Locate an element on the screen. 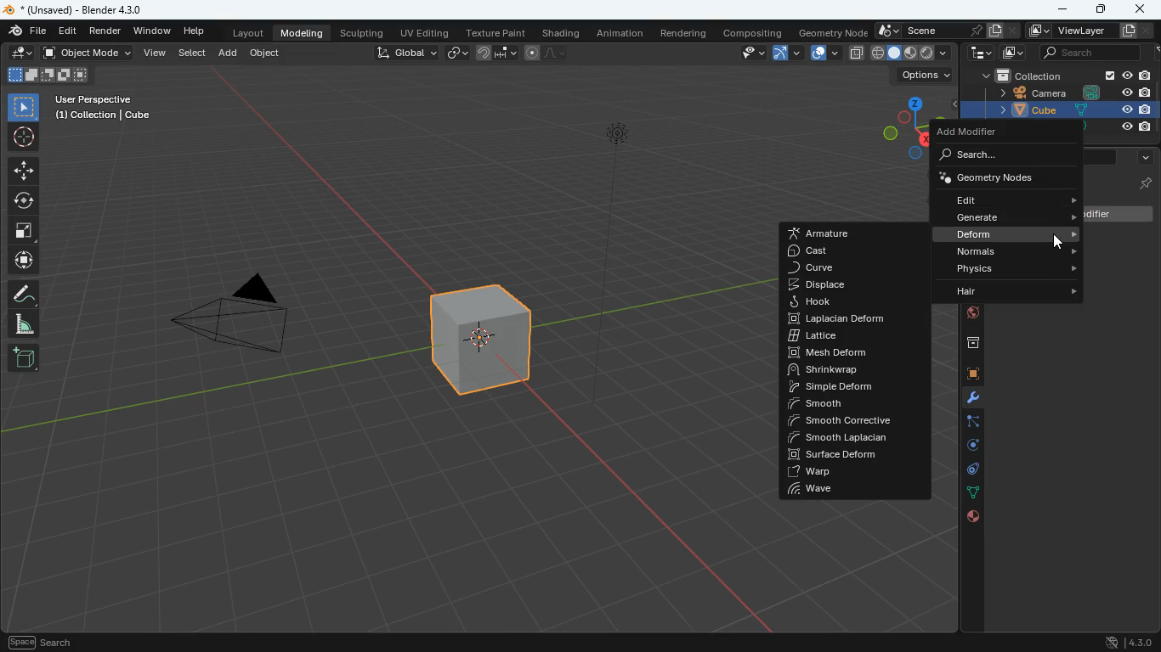  cursor is located at coordinates (1063, 243).